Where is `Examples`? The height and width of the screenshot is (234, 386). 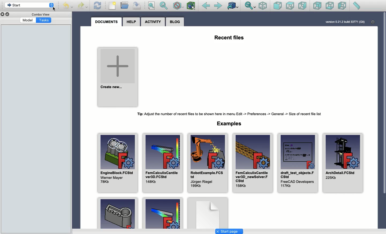
Examples is located at coordinates (231, 124).